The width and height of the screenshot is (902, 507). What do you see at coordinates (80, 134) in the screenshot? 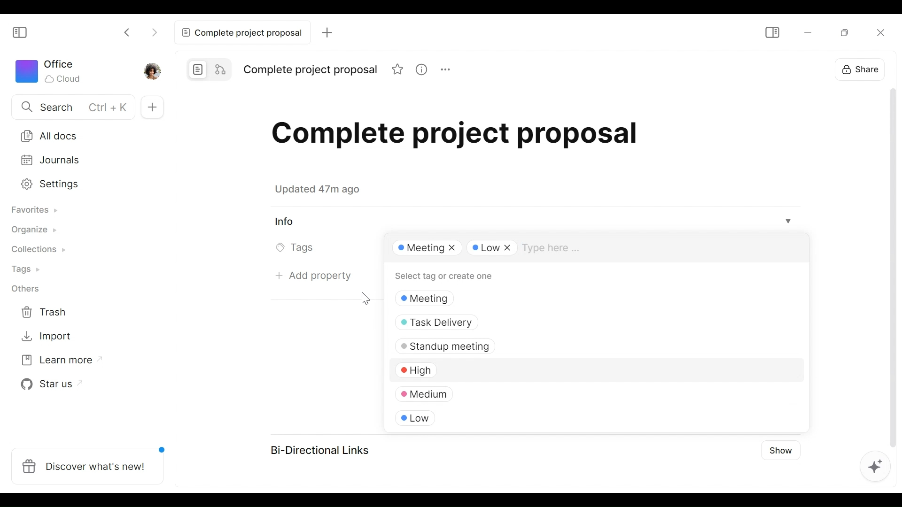
I see `All documents` at bounding box center [80, 134].